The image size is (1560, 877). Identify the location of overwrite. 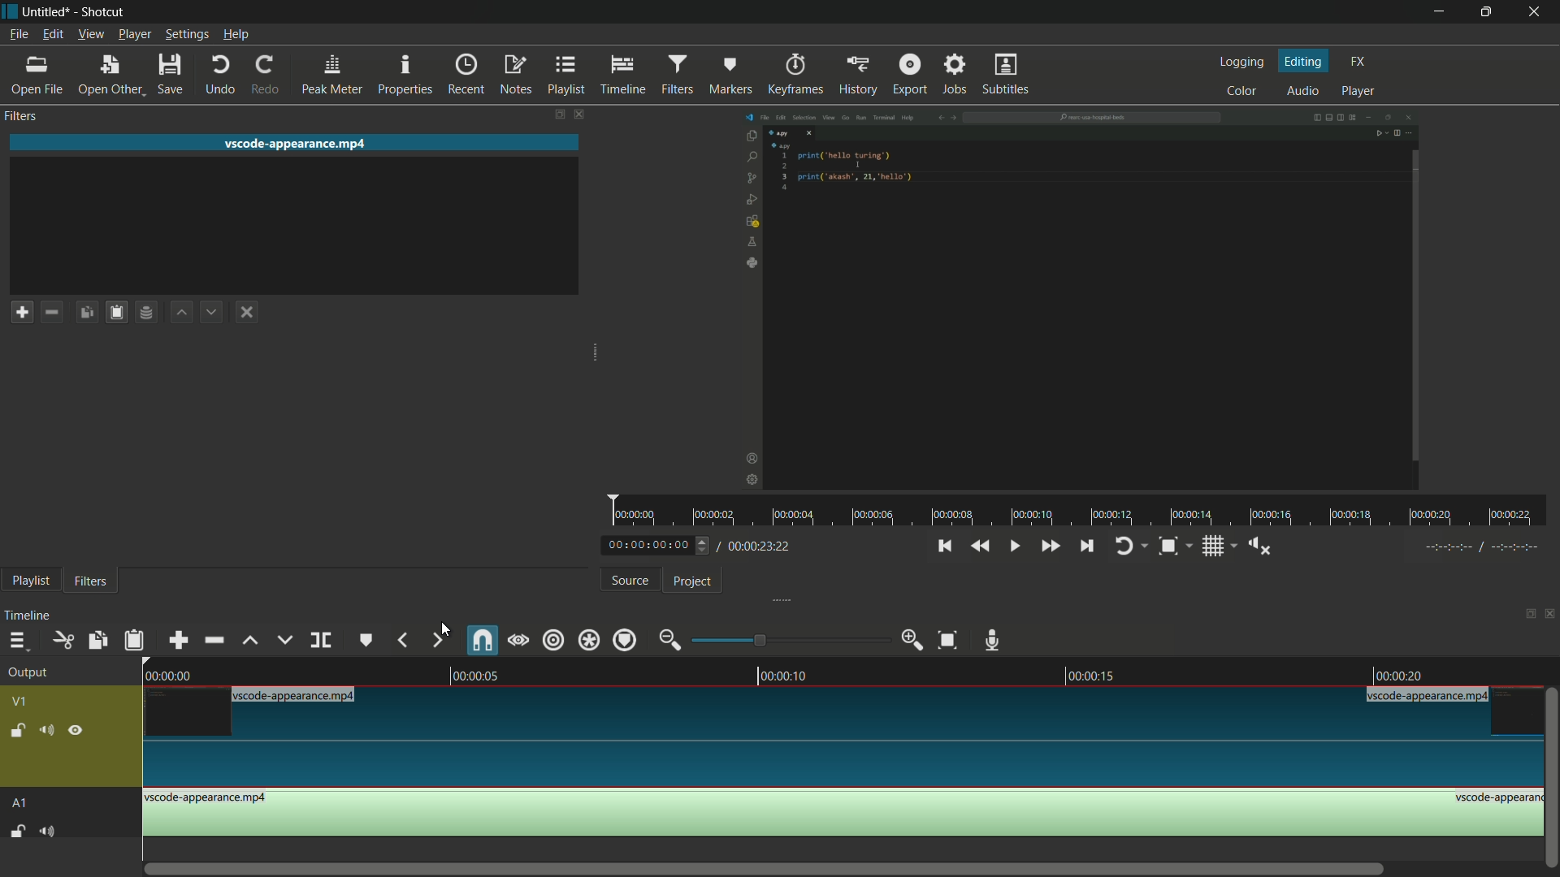
(284, 640).